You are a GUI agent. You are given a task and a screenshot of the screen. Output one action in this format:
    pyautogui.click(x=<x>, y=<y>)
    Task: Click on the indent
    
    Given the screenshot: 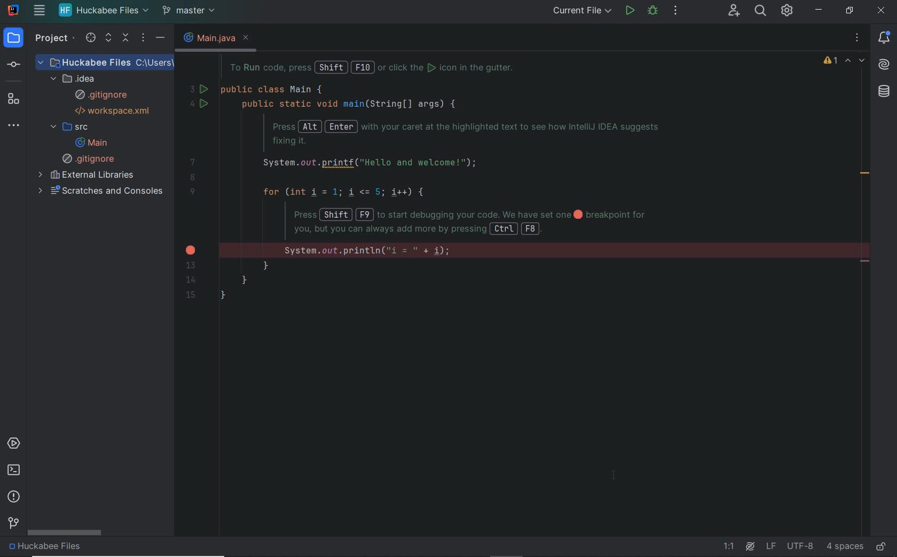 What is the action you would take?
    pyautogui.click(x=845, y=546)
    